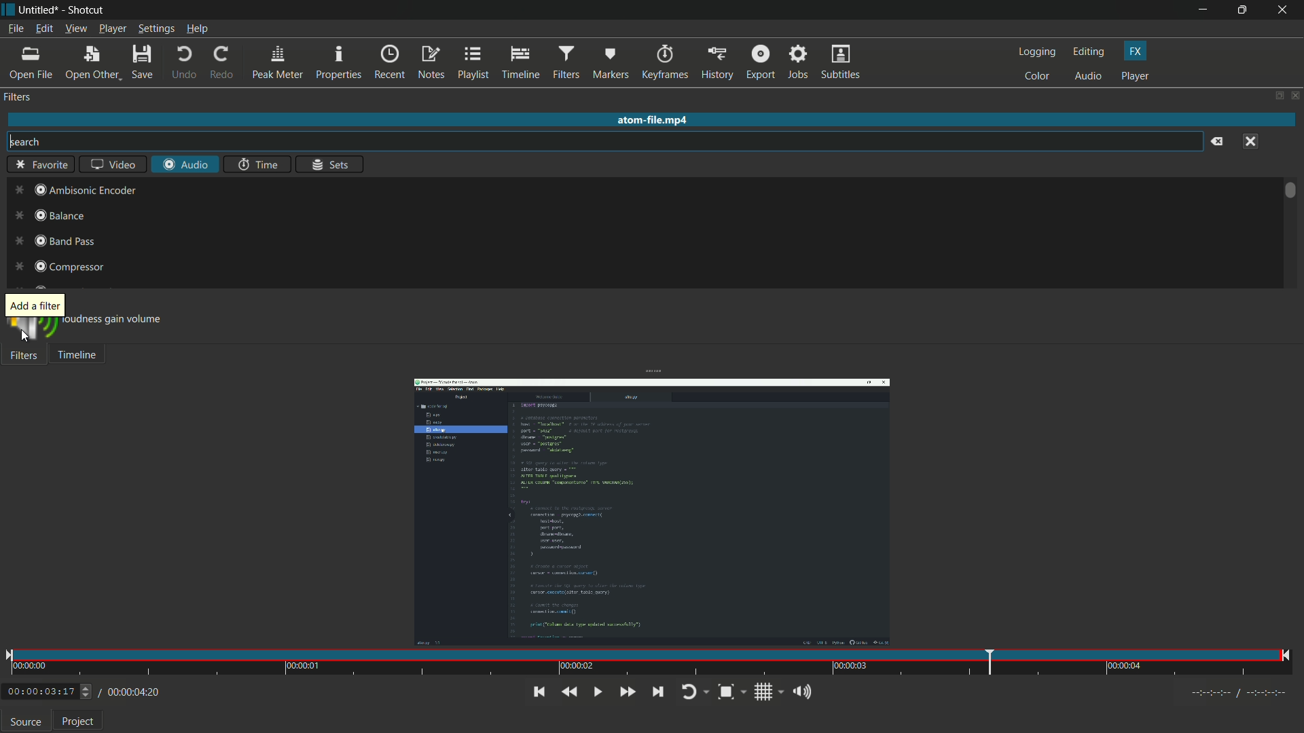 The image size is (1304, 733). Describe the element at coordinates (16, 29) in the screenshot. I see `file menu` at that location.